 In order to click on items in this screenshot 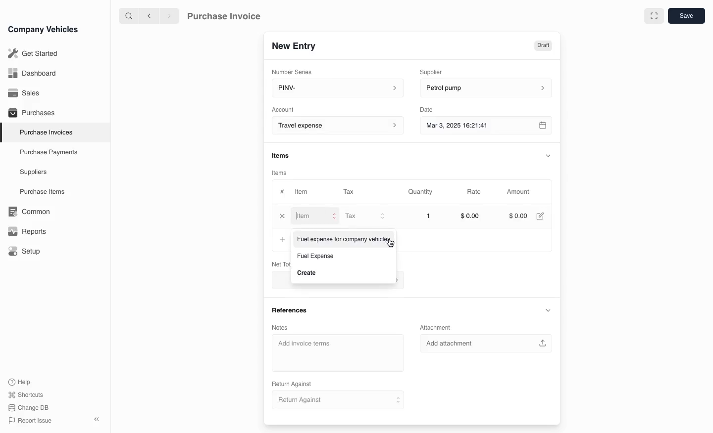, I will do `click(281, 173)`.